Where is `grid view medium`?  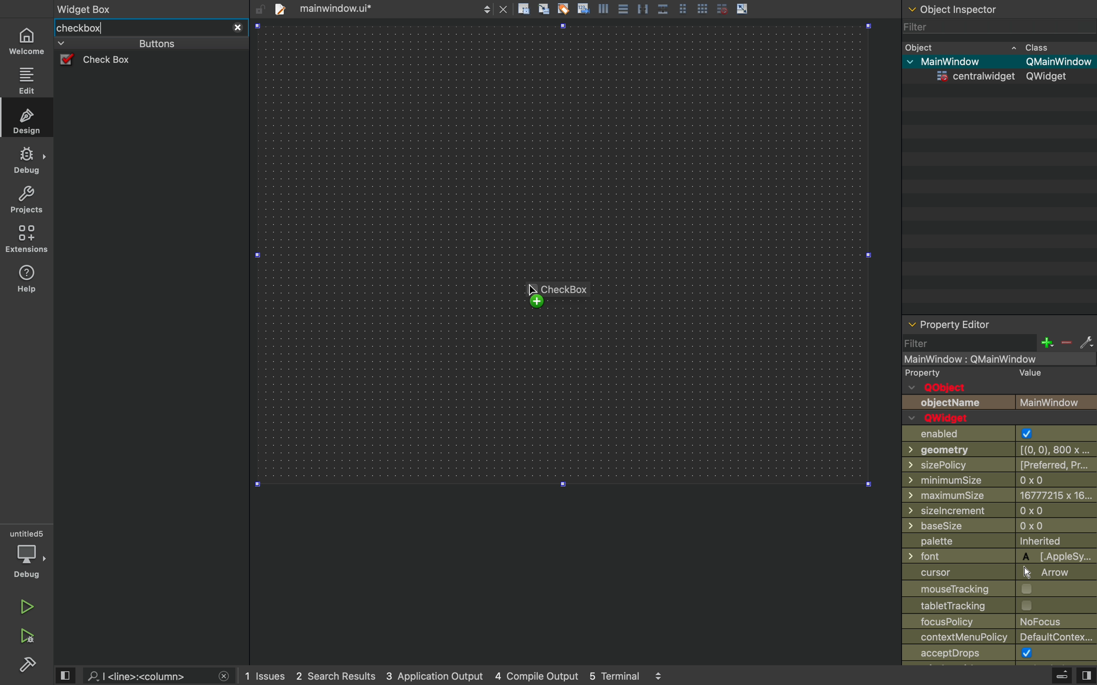
grid view medium is located at coordinates (682, 8).